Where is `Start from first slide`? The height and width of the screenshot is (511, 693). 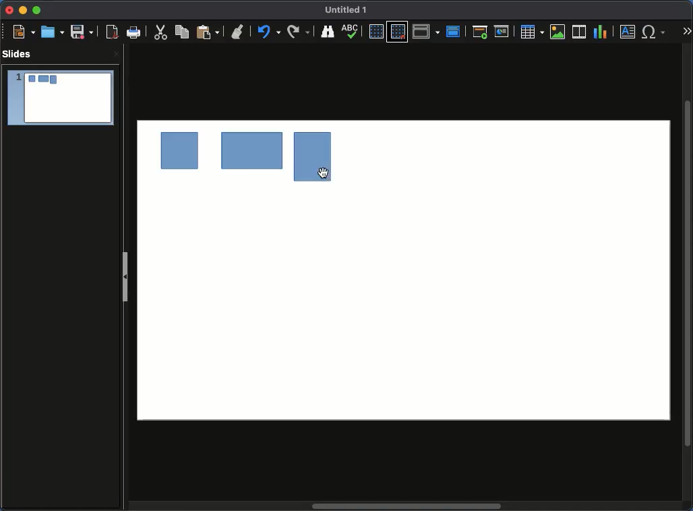 Start from first slide is located at coordinates (479, 33).